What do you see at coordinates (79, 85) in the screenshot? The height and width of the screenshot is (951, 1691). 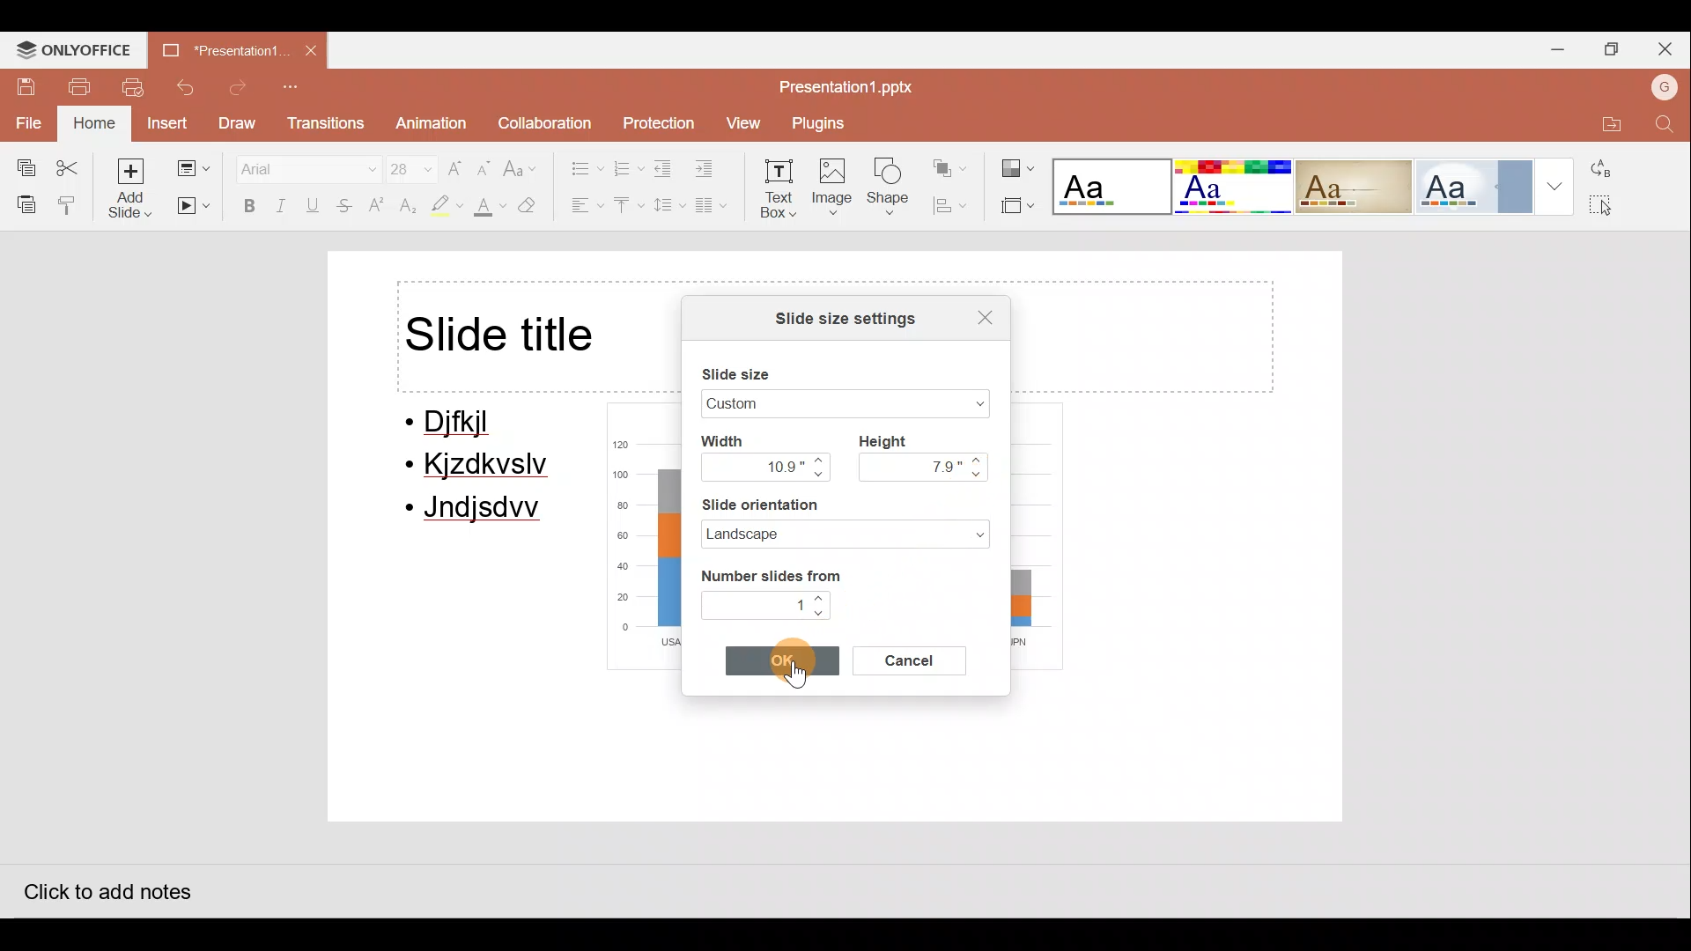 I see `Print file` at bounding box center [79, 85].